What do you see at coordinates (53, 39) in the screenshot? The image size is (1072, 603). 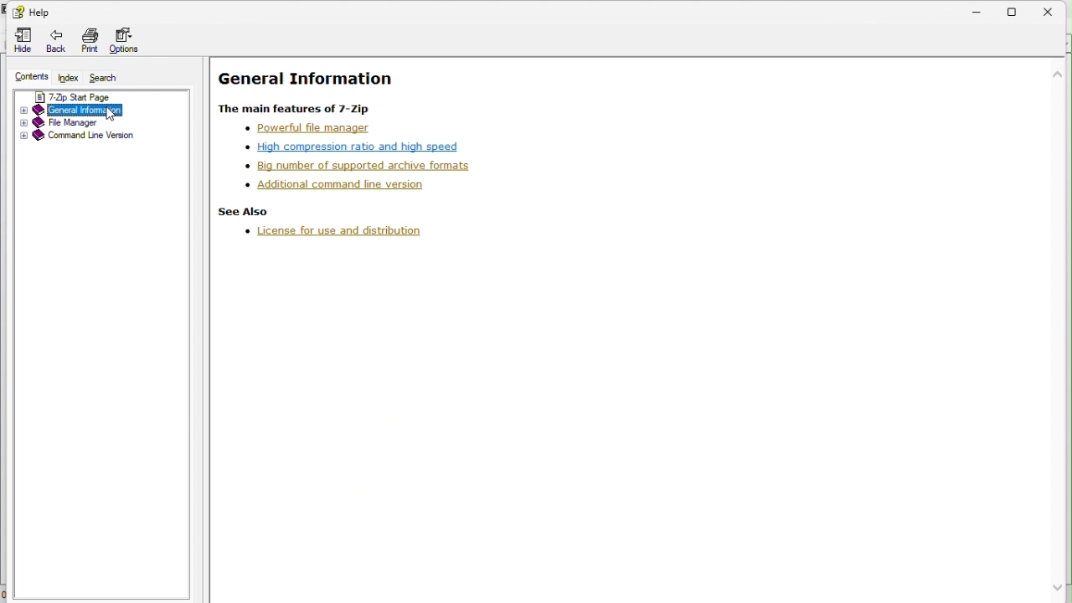 I see `Back` at bounding box center [53, 39].